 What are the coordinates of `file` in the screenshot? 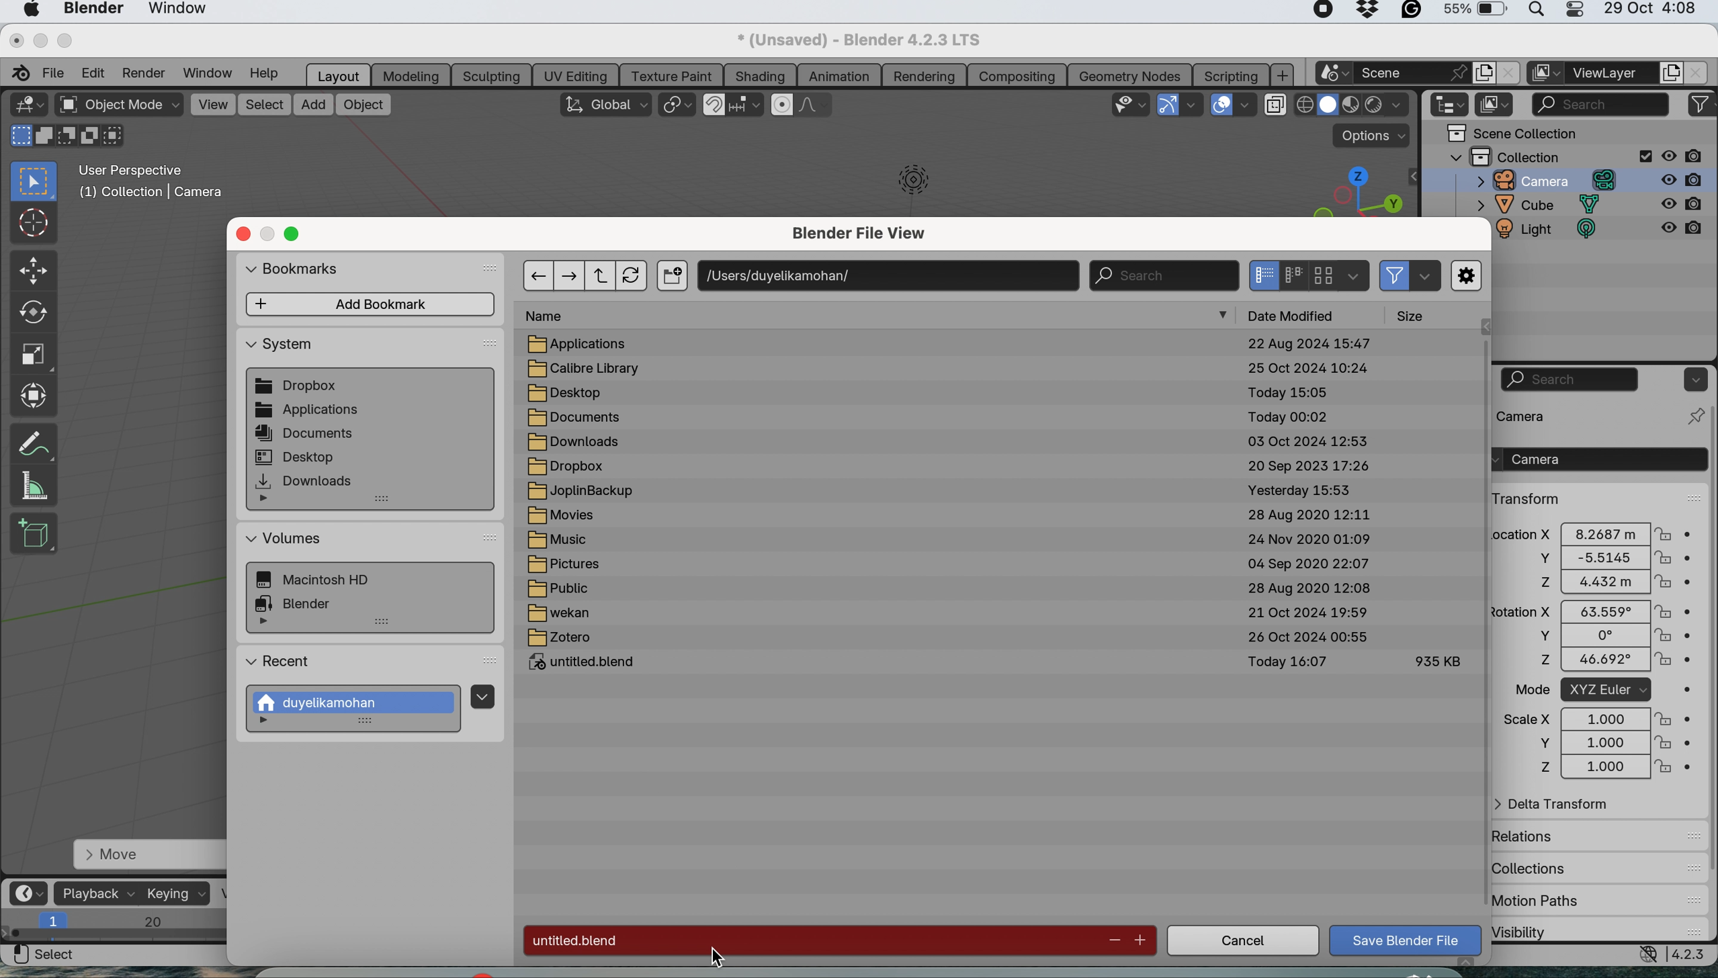 It's located at (56, 71).